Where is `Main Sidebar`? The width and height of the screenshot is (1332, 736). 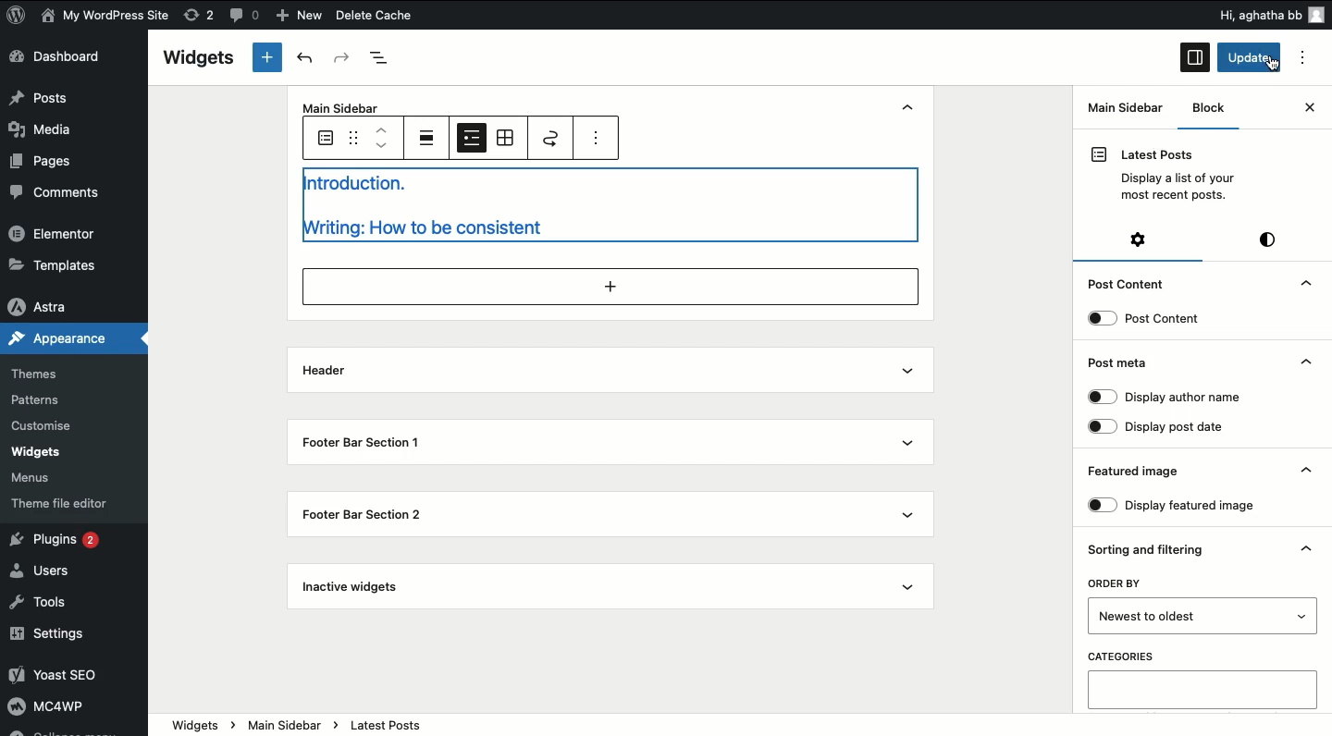 Main Sidebar is located at coordinates (348, 104).